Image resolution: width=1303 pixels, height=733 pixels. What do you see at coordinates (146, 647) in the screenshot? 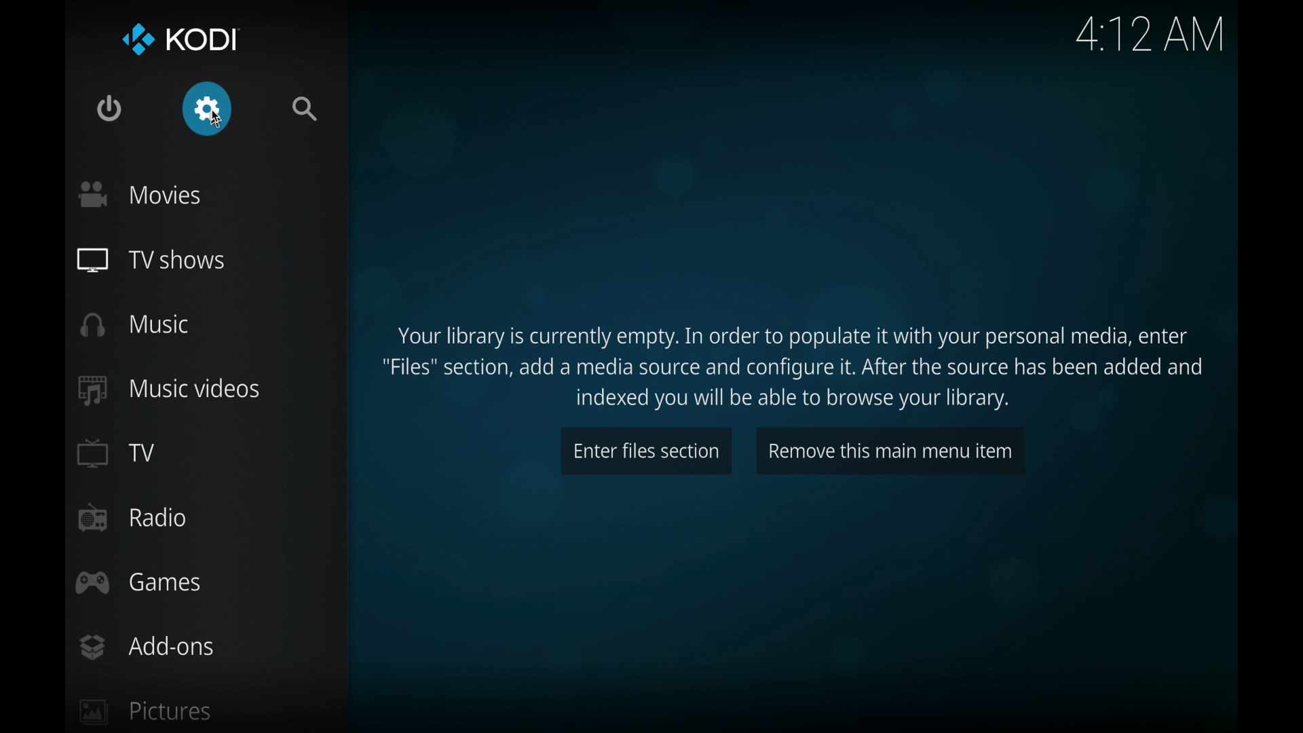
I see `add-ons` at bounding box center [146, 647].